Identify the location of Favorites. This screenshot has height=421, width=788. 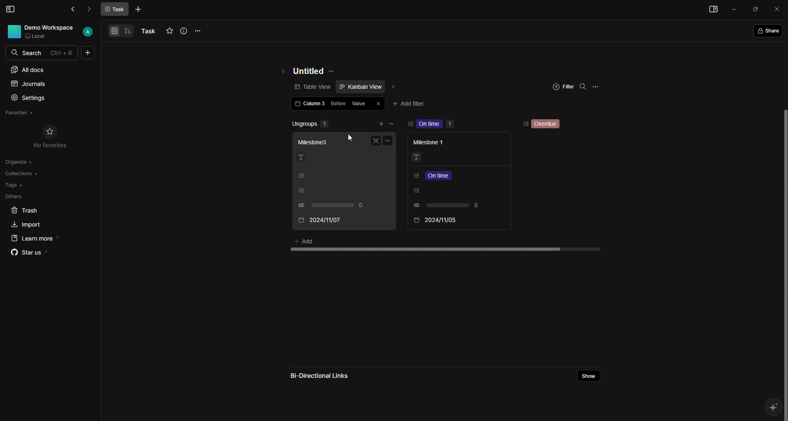
(20, 112).